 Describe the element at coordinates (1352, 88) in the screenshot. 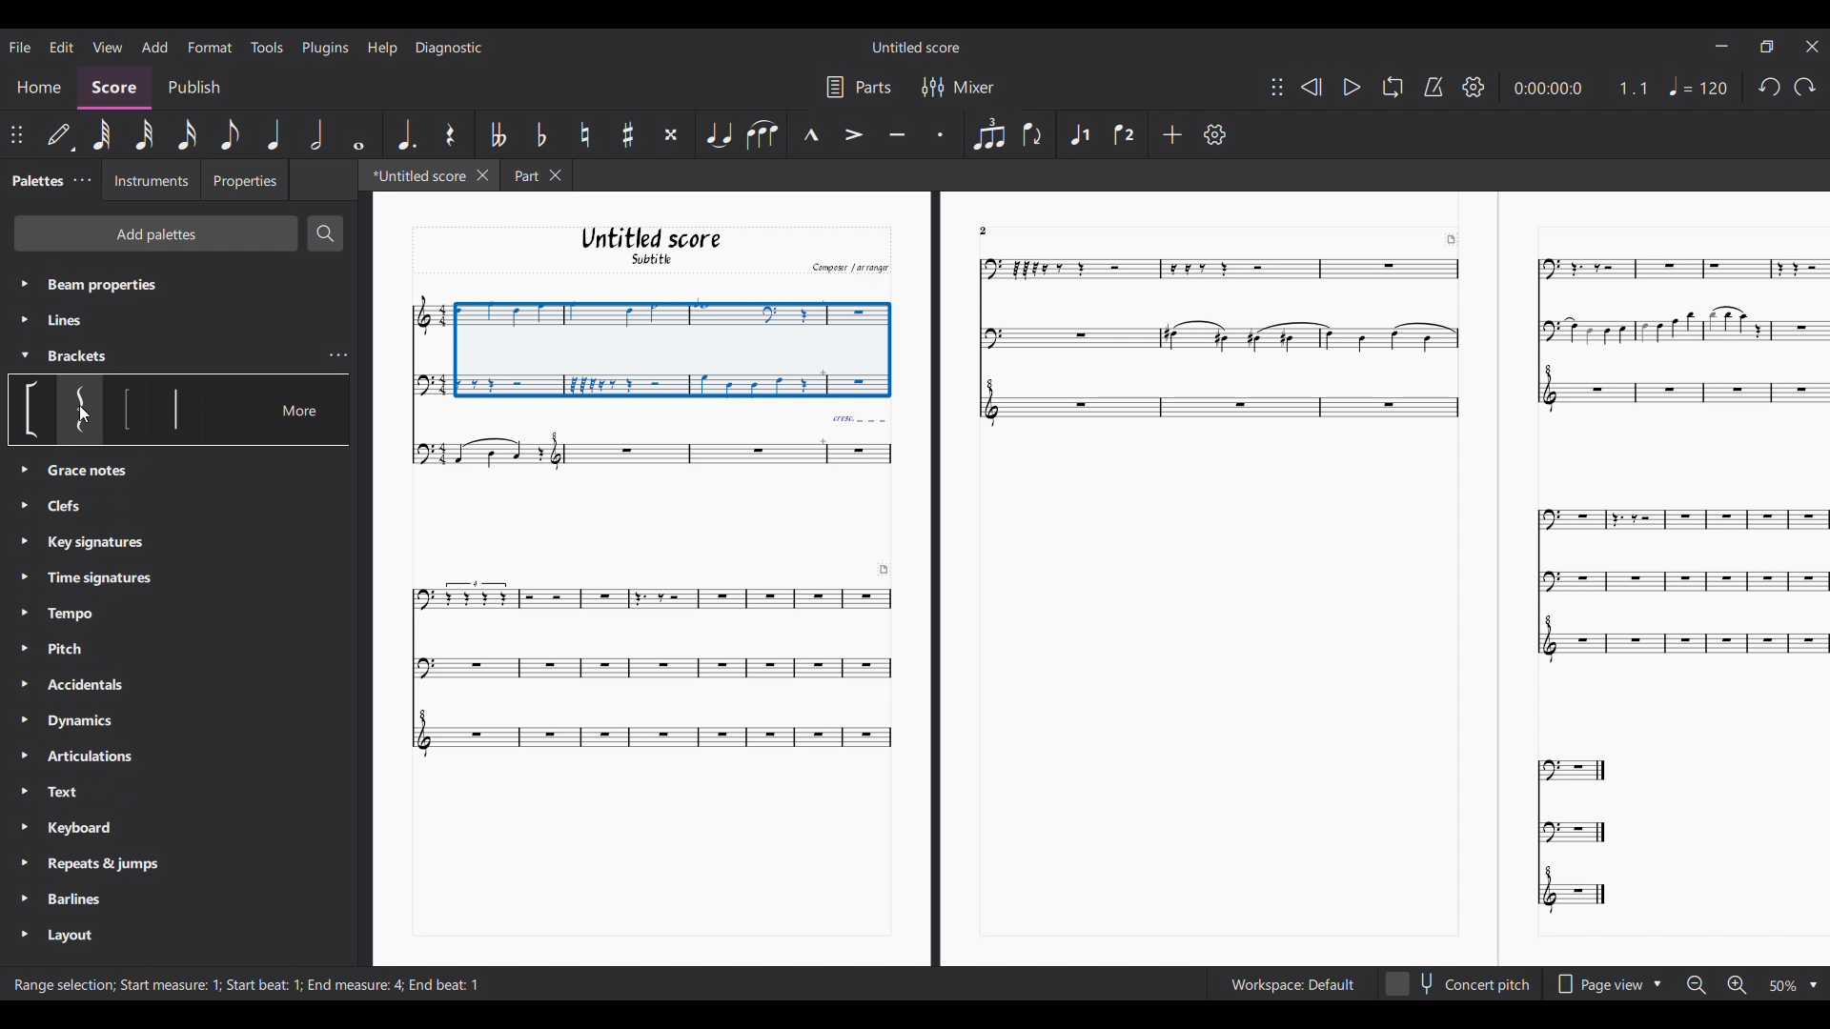

I see `Play` at that location.